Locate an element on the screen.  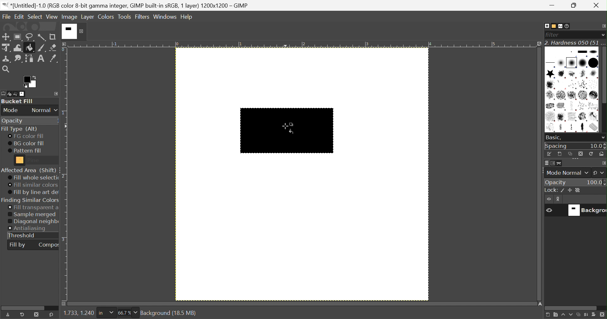
Hardness 075 is located at coordinates (593, 63).